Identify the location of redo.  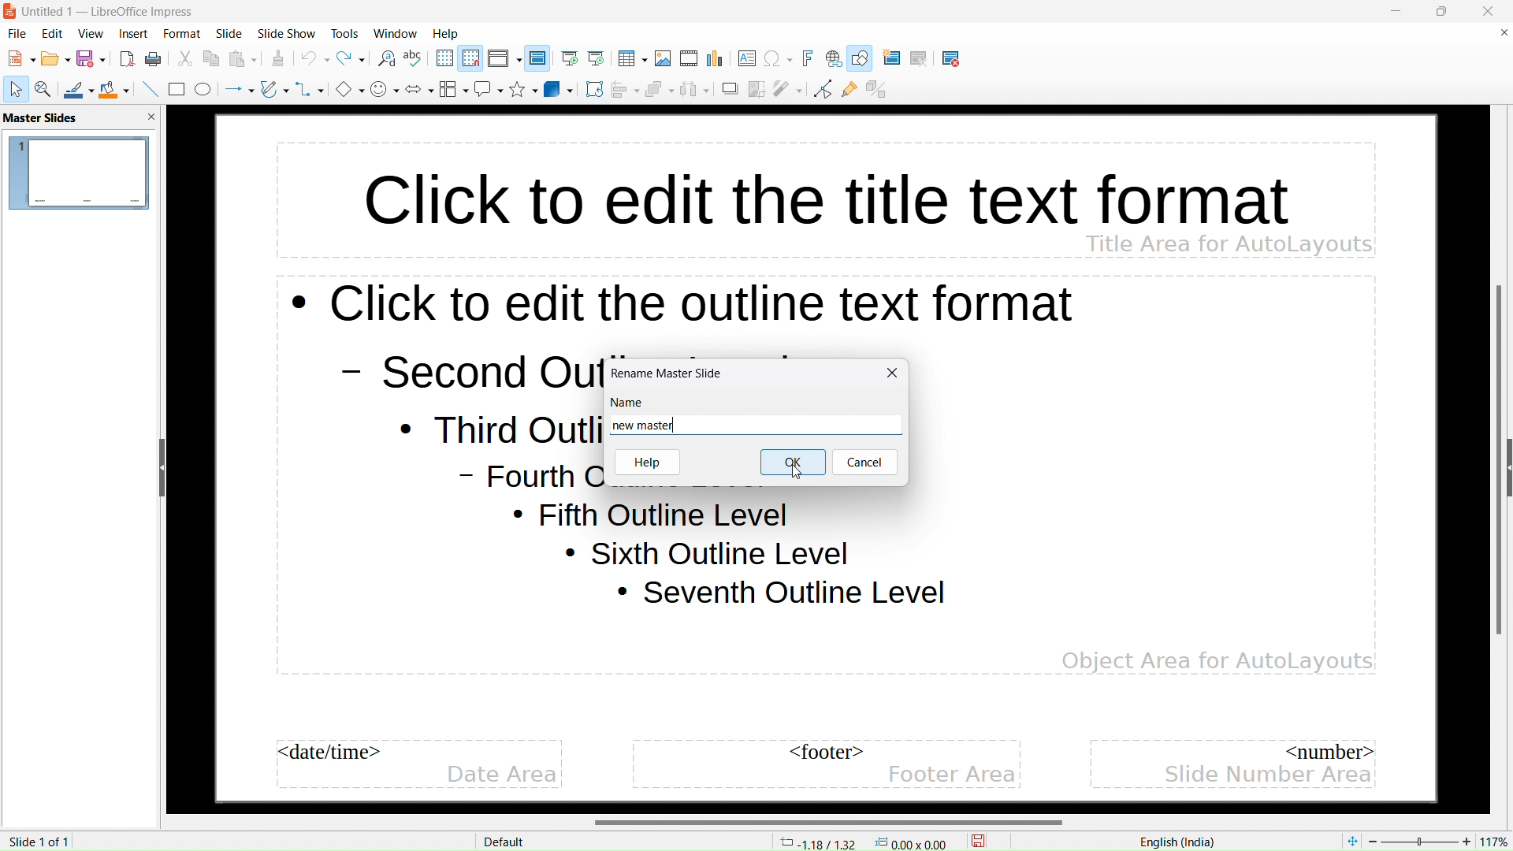
(351, 58).